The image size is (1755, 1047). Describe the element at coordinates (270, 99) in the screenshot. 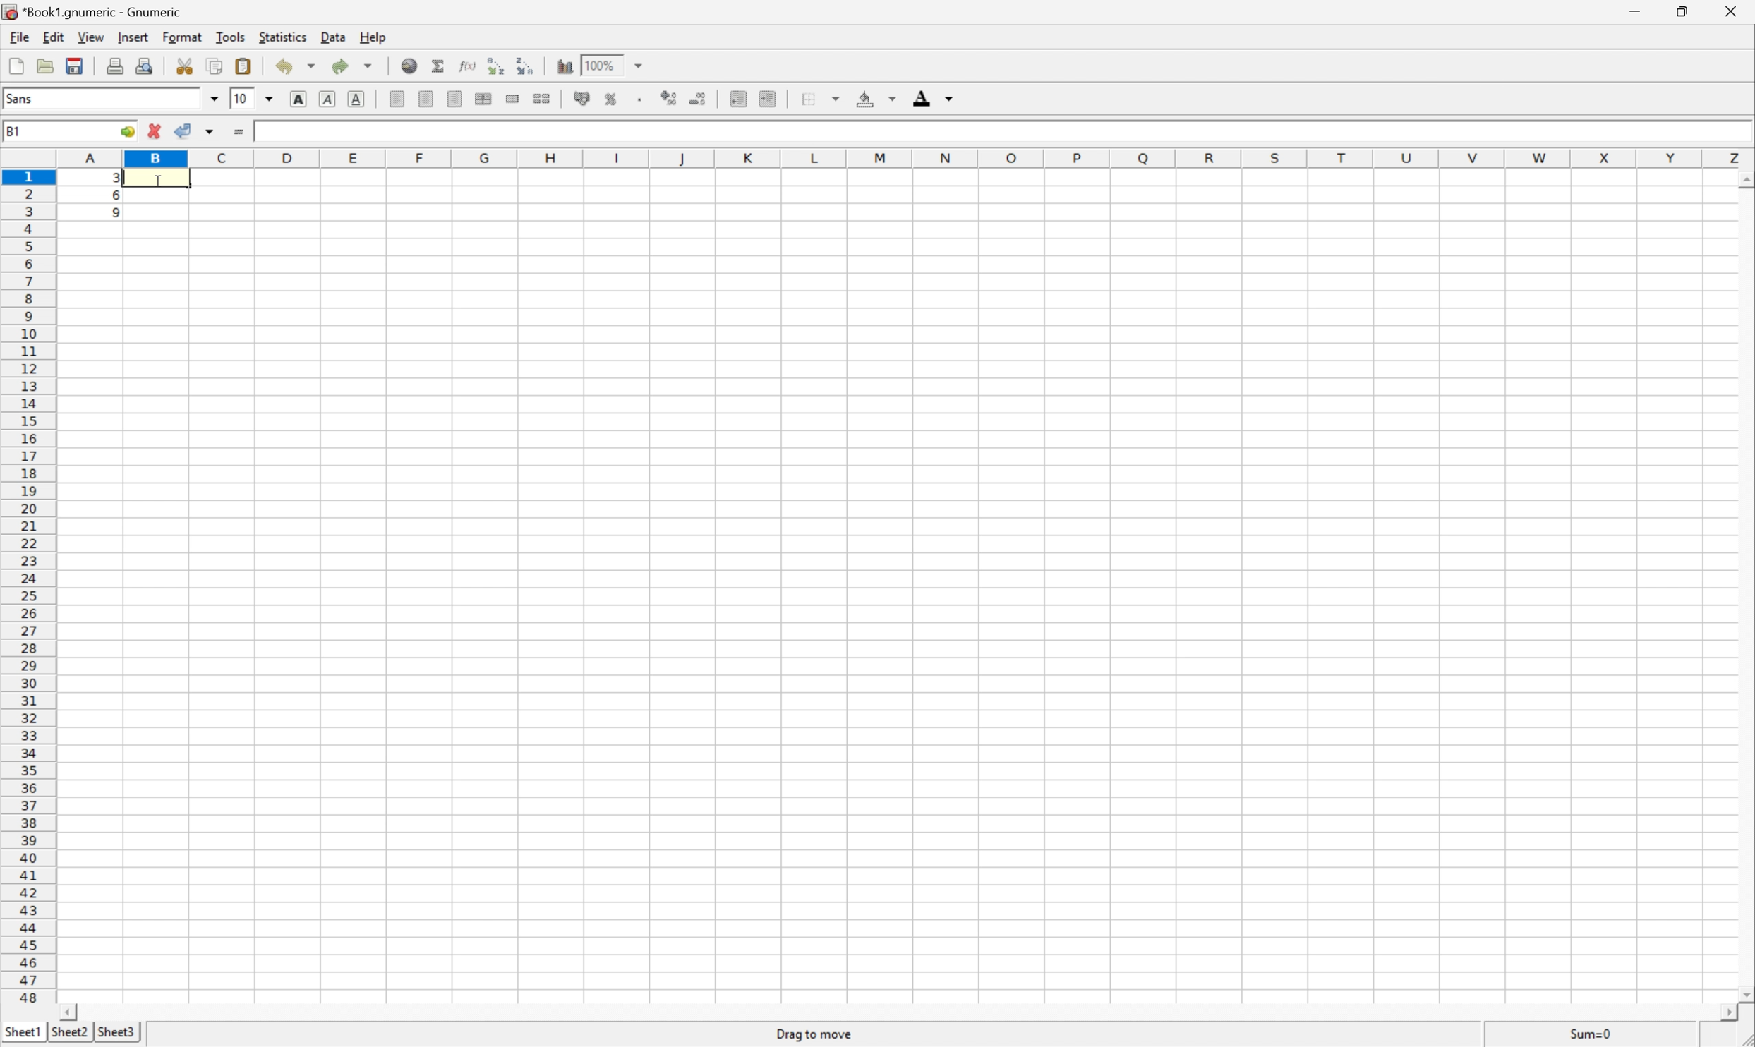

I see `Drop Down` at that location.